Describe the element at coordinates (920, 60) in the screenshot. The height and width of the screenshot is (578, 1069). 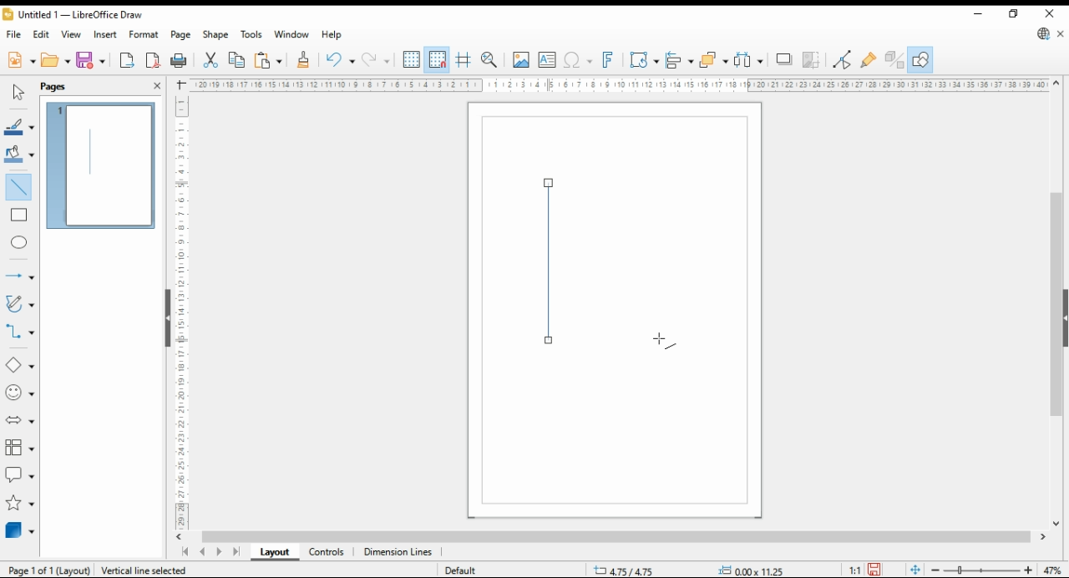
I see `show draw functions` at that location.